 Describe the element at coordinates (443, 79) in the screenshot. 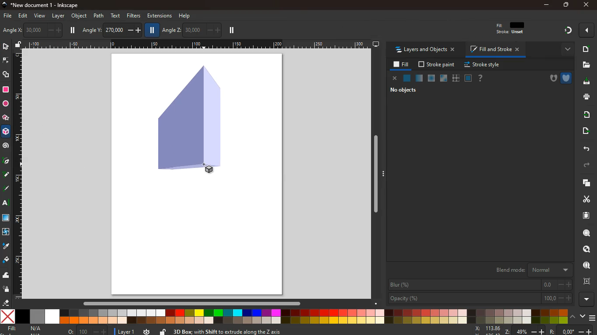

I see `glass` at that location.